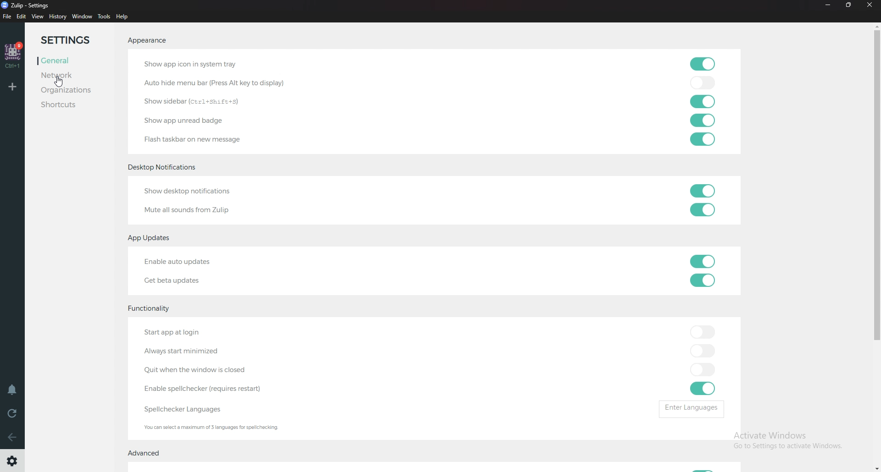 The width and height of the screenshot is (881, 472). What do you see at coordinates (11, 413) in the screenshot?
I see `Reload` at bounding box center [11, 413].